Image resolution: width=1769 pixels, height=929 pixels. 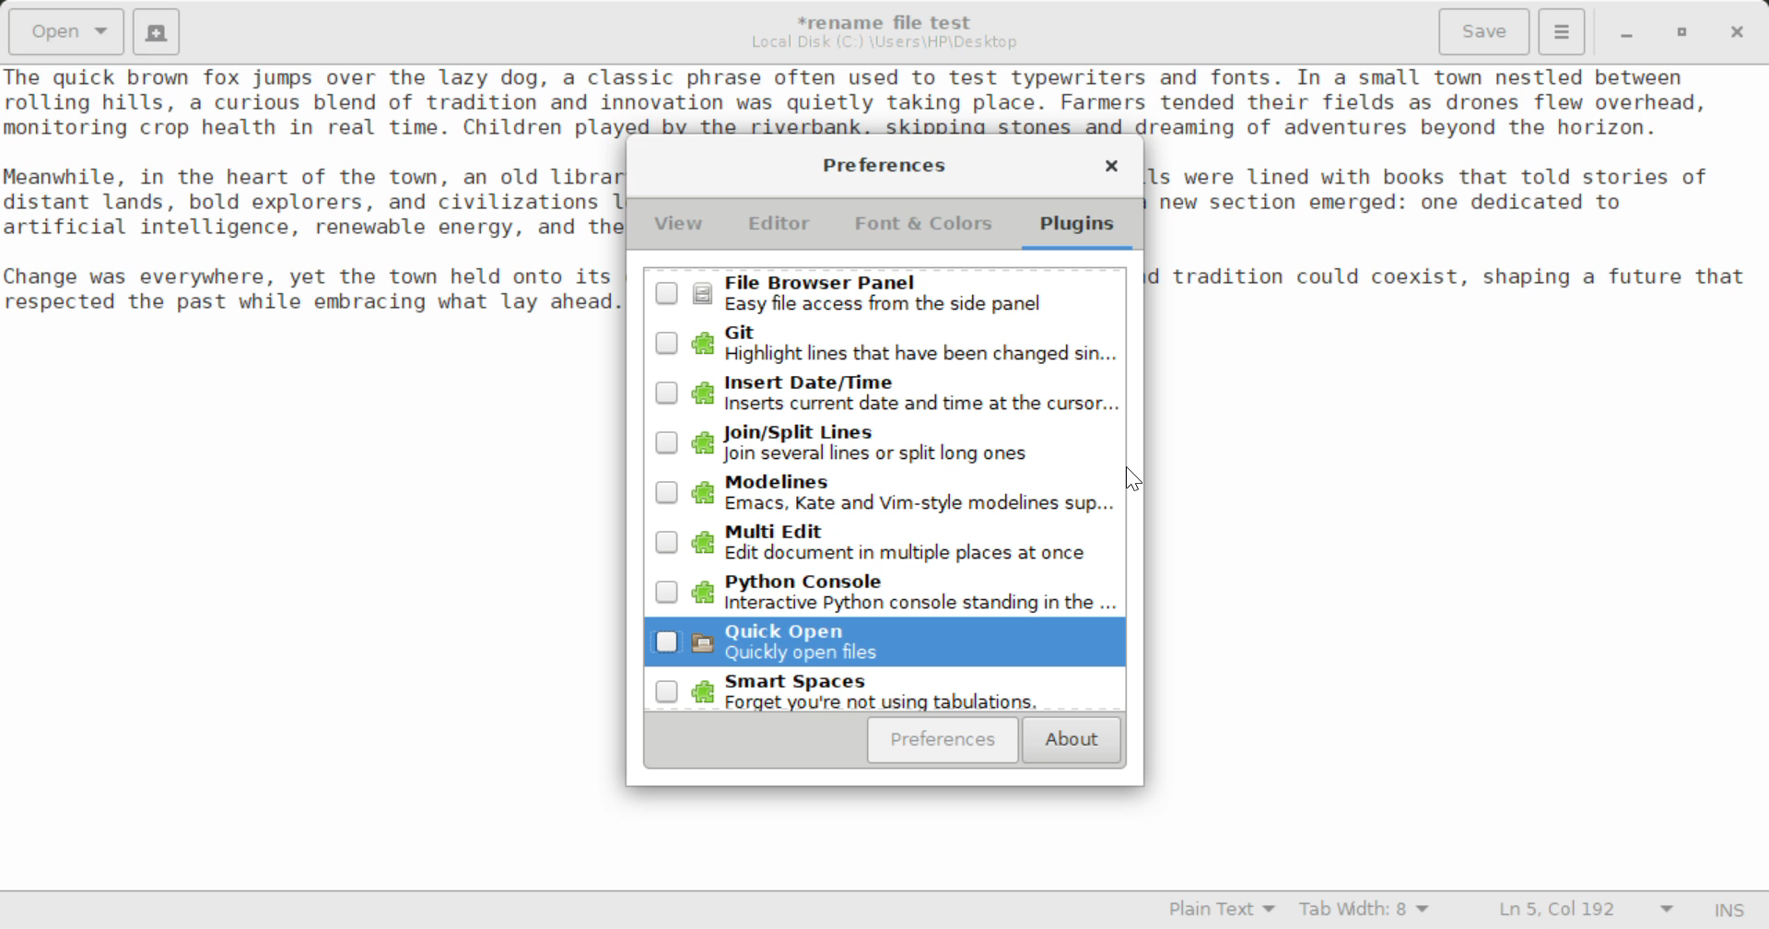 I want to click on File Name , so click(x=890, y=19).